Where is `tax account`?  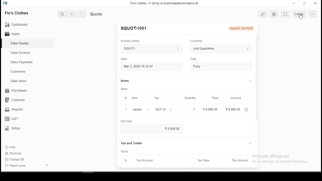 tax account is located at coordinates (140, 160).